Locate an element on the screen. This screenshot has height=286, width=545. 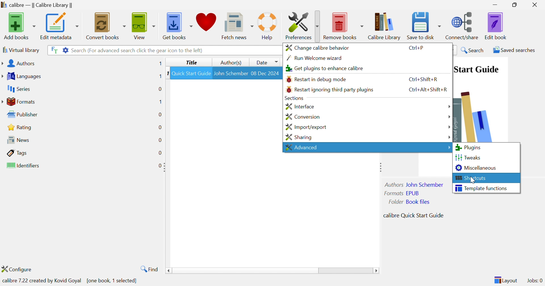
Languages is located at coordinates (22, 76).